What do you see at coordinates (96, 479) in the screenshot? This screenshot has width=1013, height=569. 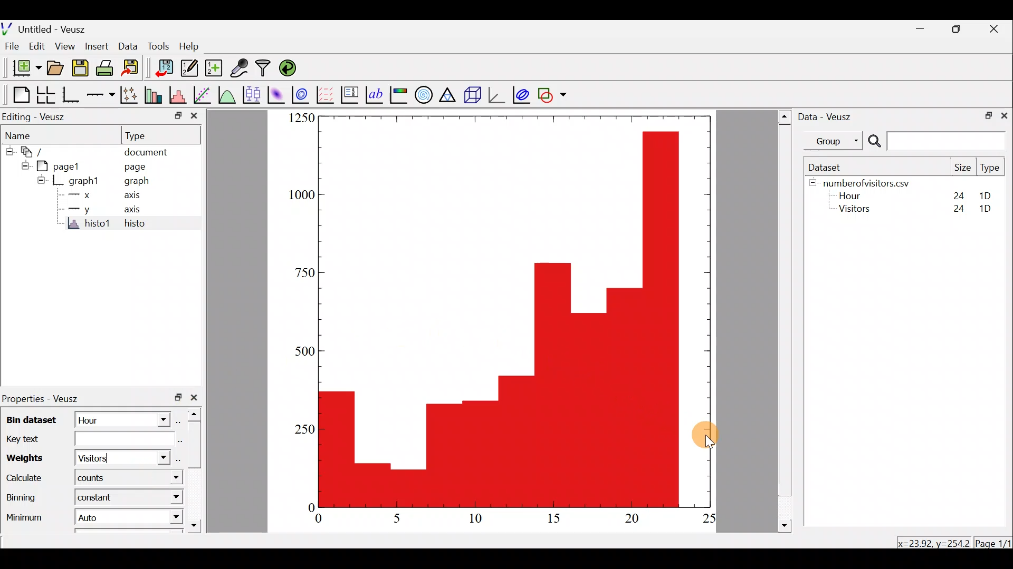 I see `counts` at bounding box center [96, 479].